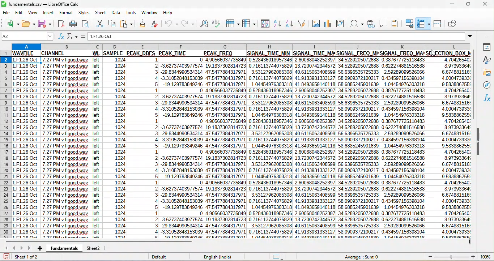 The image size is (494, 261). I want to click on print, so click(74, 24).